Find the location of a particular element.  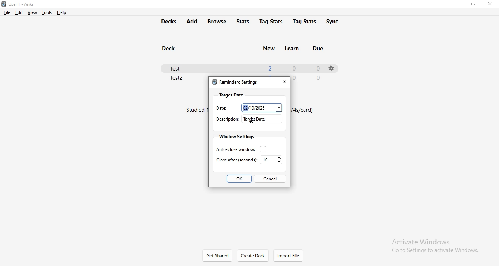

decks is located at coordinates (167, 20).